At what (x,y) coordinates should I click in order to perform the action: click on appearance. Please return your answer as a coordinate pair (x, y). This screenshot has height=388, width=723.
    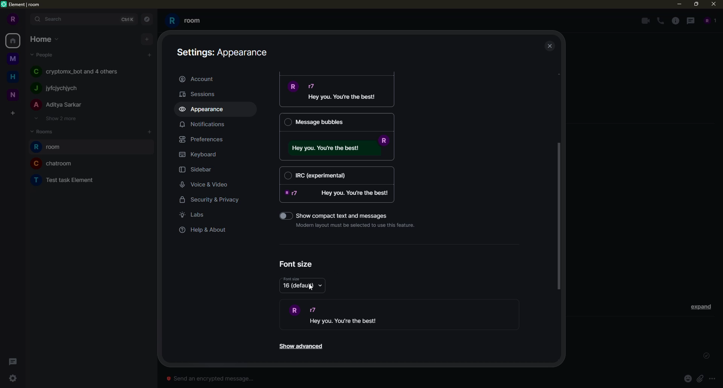
    Looking at the image, I should click on (224, 51).